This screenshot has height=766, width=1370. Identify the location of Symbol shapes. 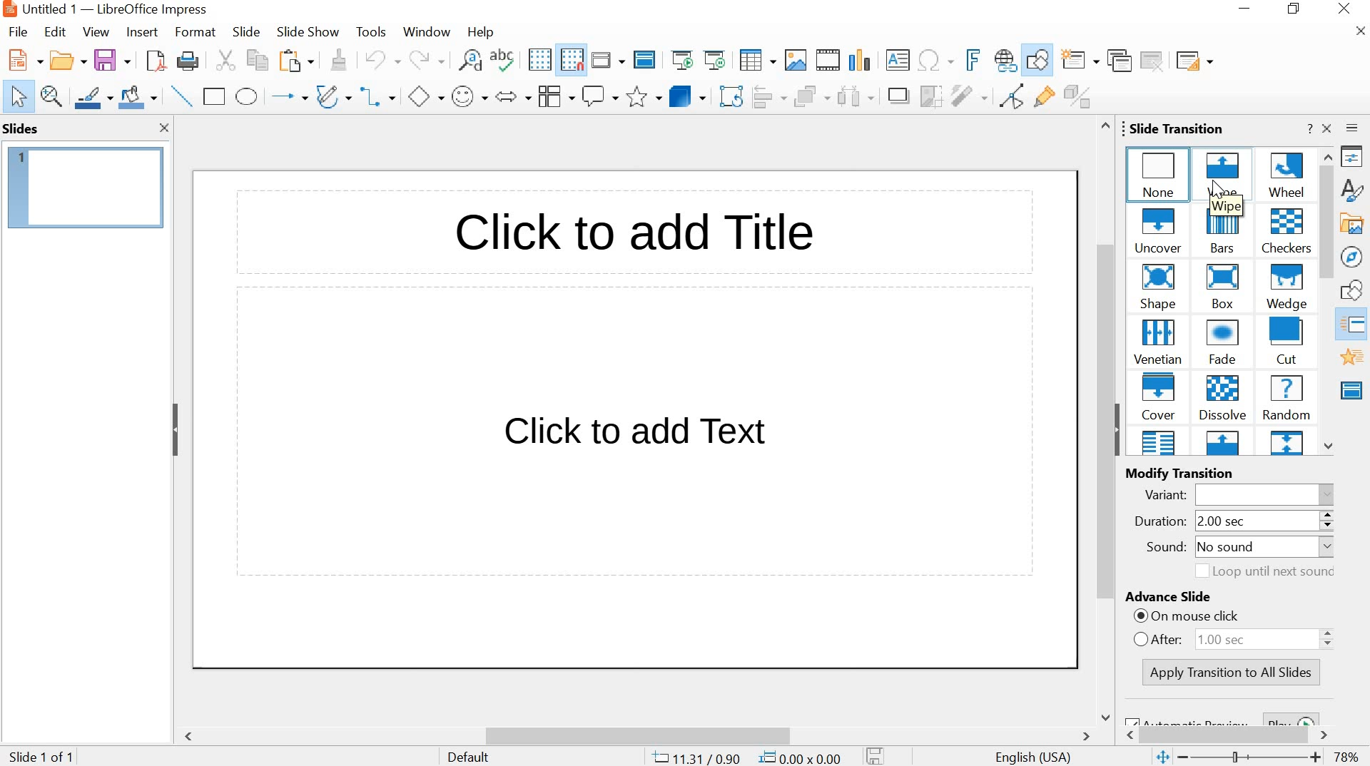
(468, 95).